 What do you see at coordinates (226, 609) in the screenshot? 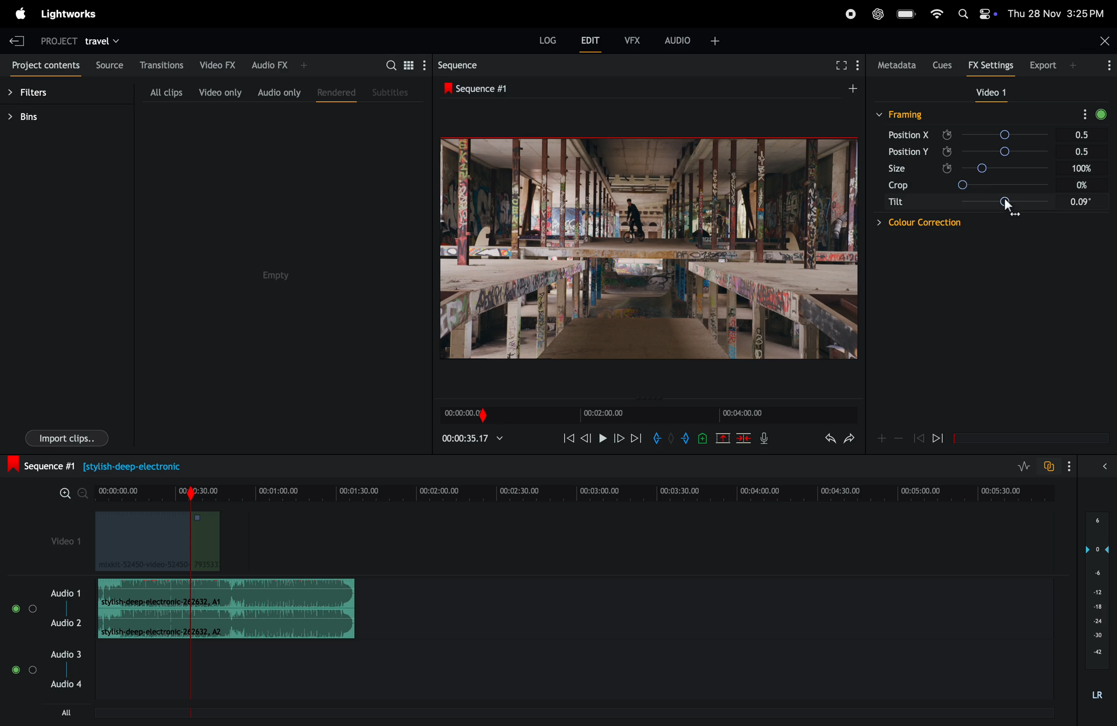
I see `audio clips` at bounding box center [226, 609].